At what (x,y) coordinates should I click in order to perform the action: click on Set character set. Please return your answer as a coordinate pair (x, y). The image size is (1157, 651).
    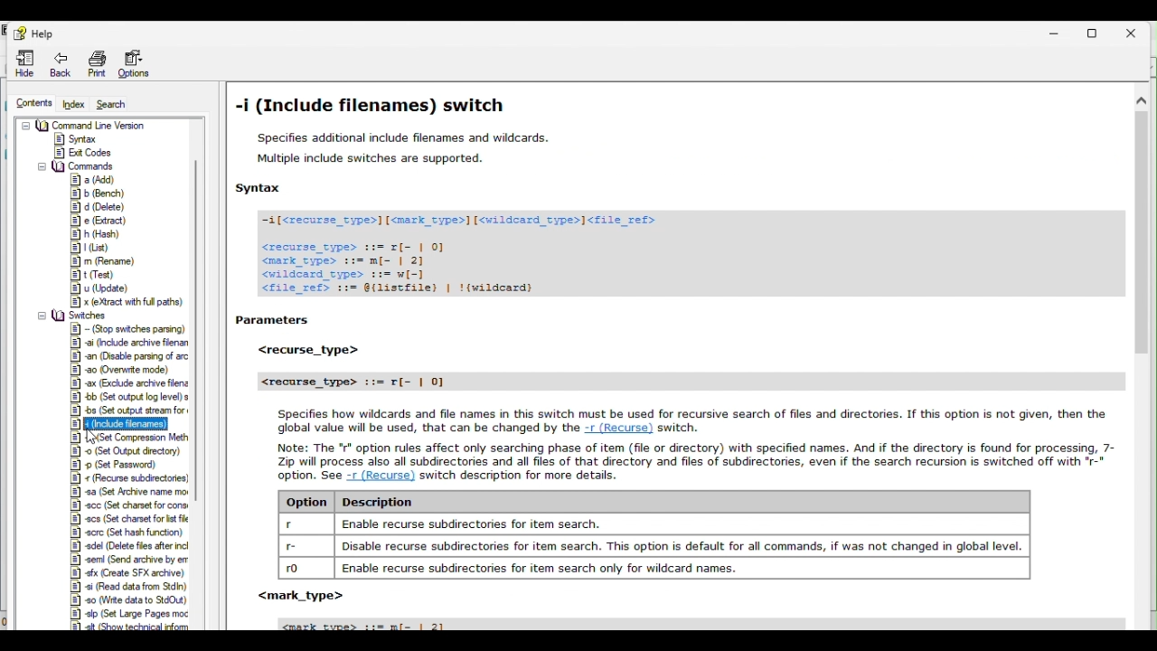
    Looking at the image, I should click on (130, 505).